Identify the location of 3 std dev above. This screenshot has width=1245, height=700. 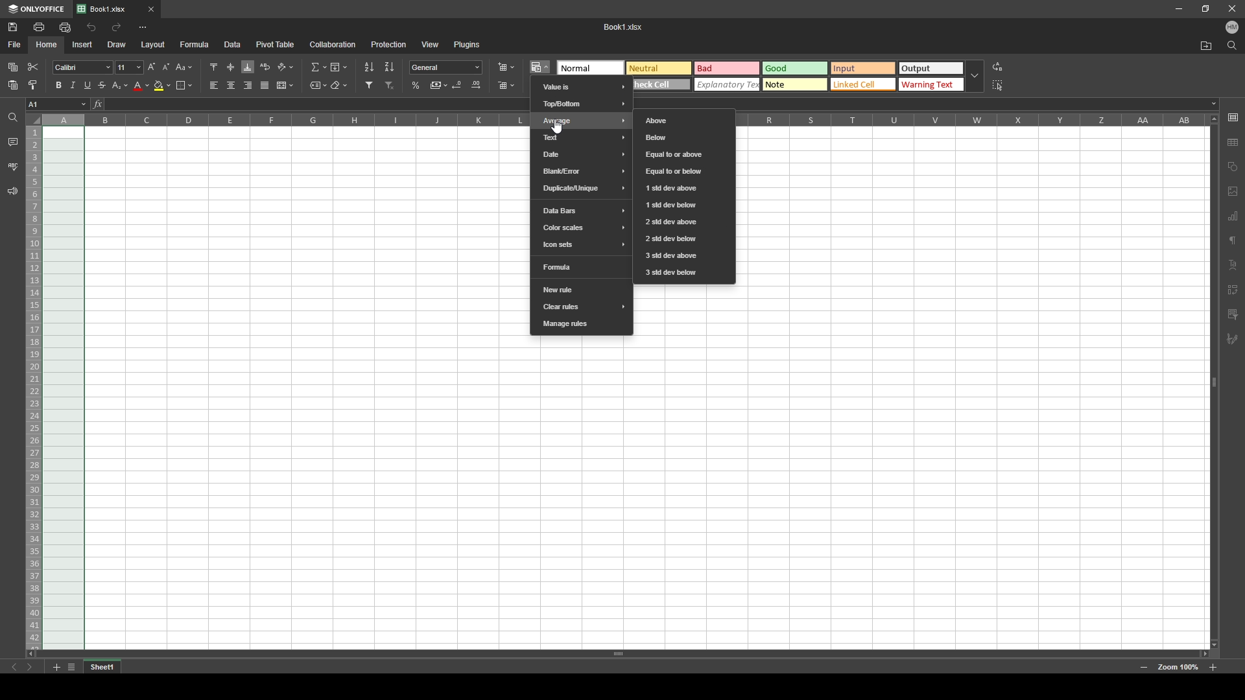
(685, 256).